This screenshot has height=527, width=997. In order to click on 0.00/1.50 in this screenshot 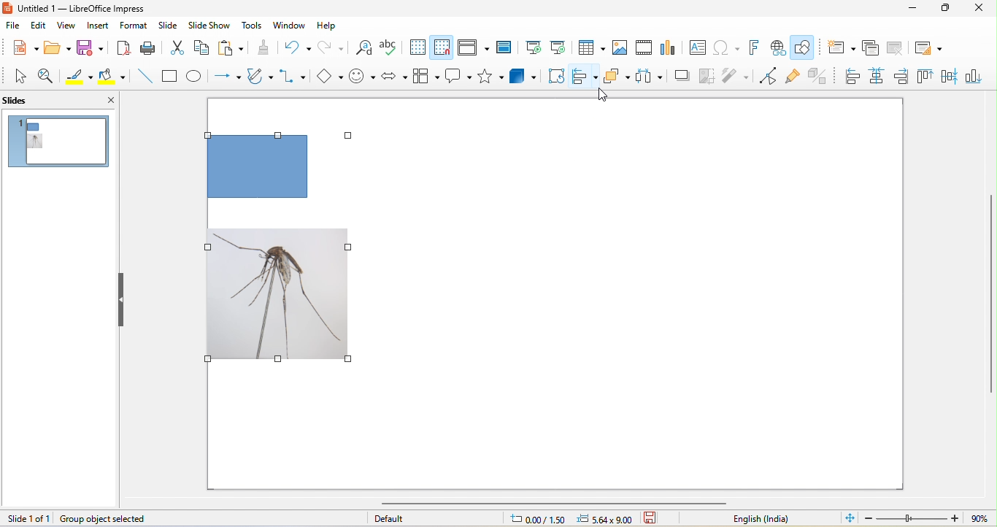, I will do `click(536, 518)`.